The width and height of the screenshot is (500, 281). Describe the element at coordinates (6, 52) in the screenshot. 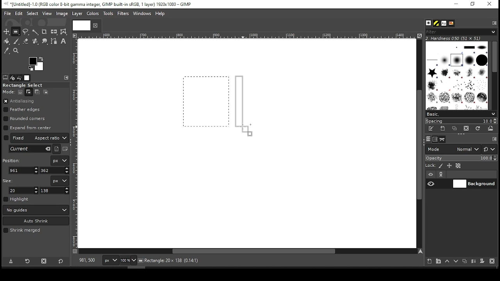

I see `color picker tool` at that location.